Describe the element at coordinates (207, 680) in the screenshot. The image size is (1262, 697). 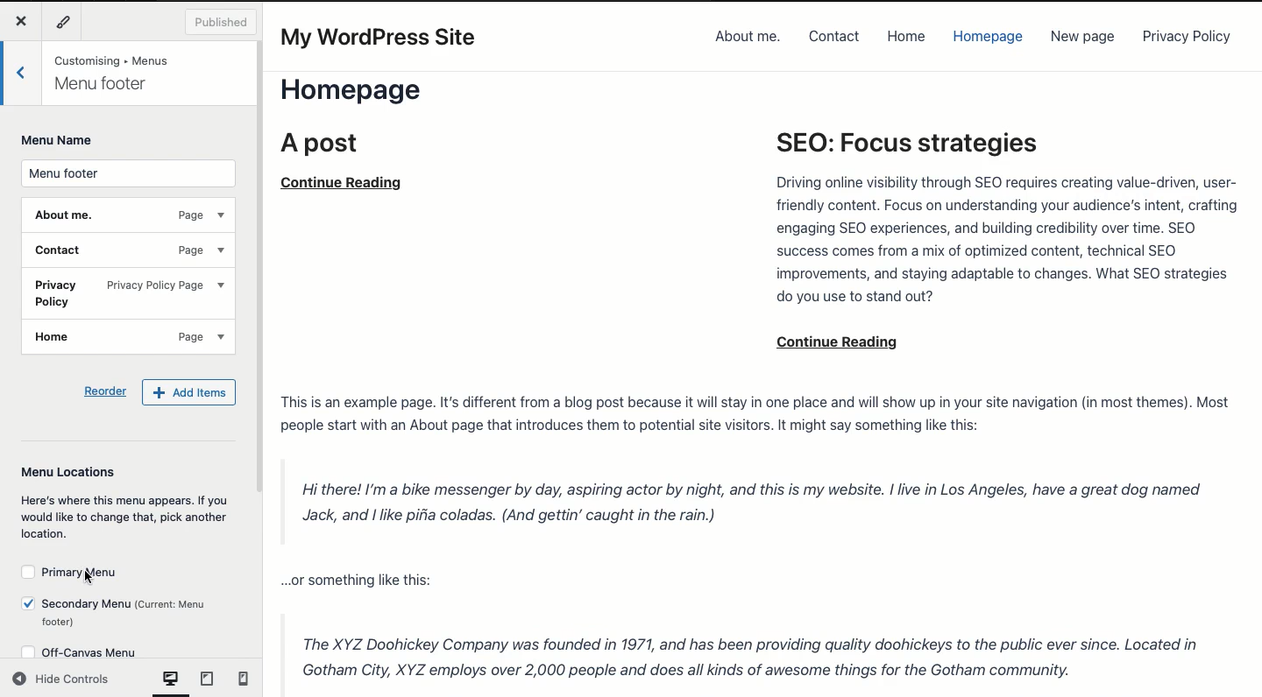
I see `tablet view` at that location.